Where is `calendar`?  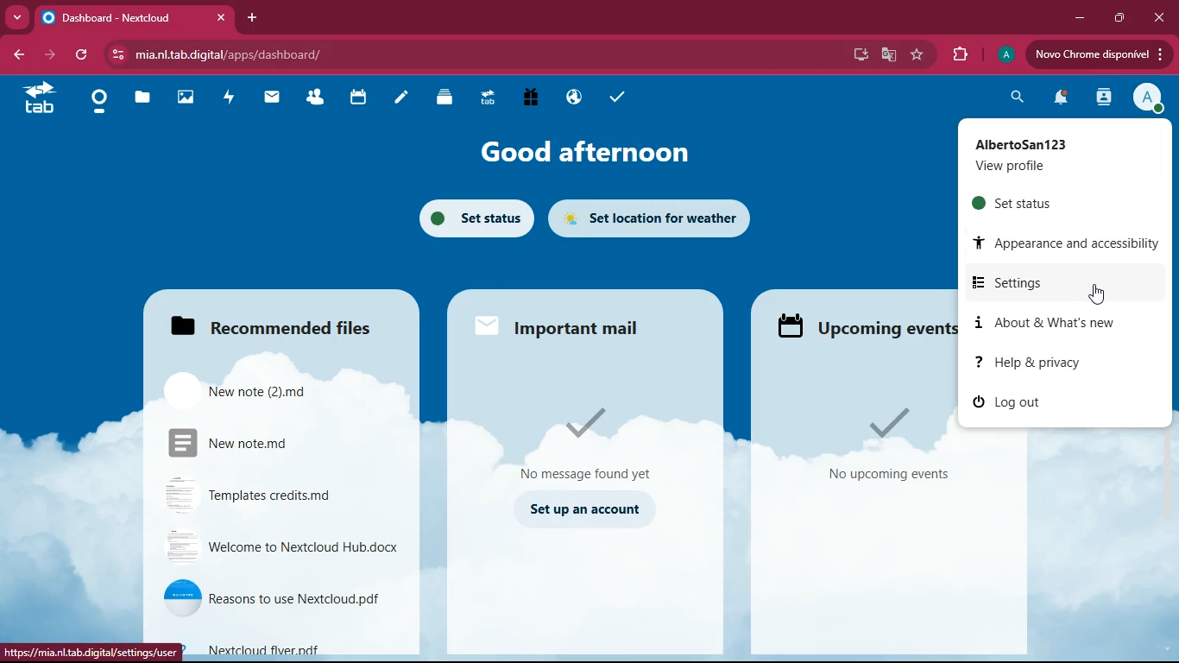
calendar is located at coordinates (358, 99).